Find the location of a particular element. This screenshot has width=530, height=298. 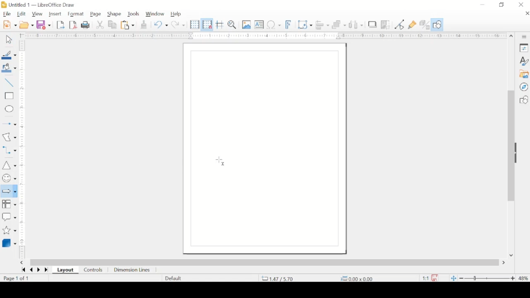

new is located at coordinates (10, 25).